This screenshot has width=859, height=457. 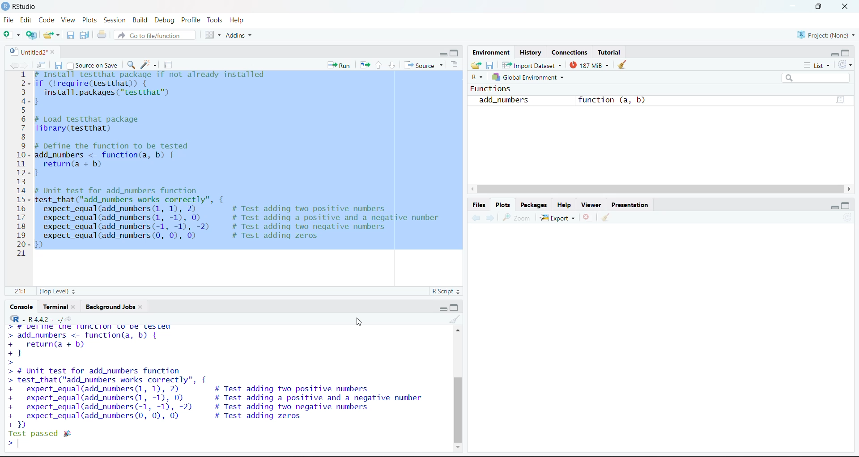 What do you see at coordinates (454, 64) in the screenshot?
I see `show document outline` at bounding box center [454, 64].